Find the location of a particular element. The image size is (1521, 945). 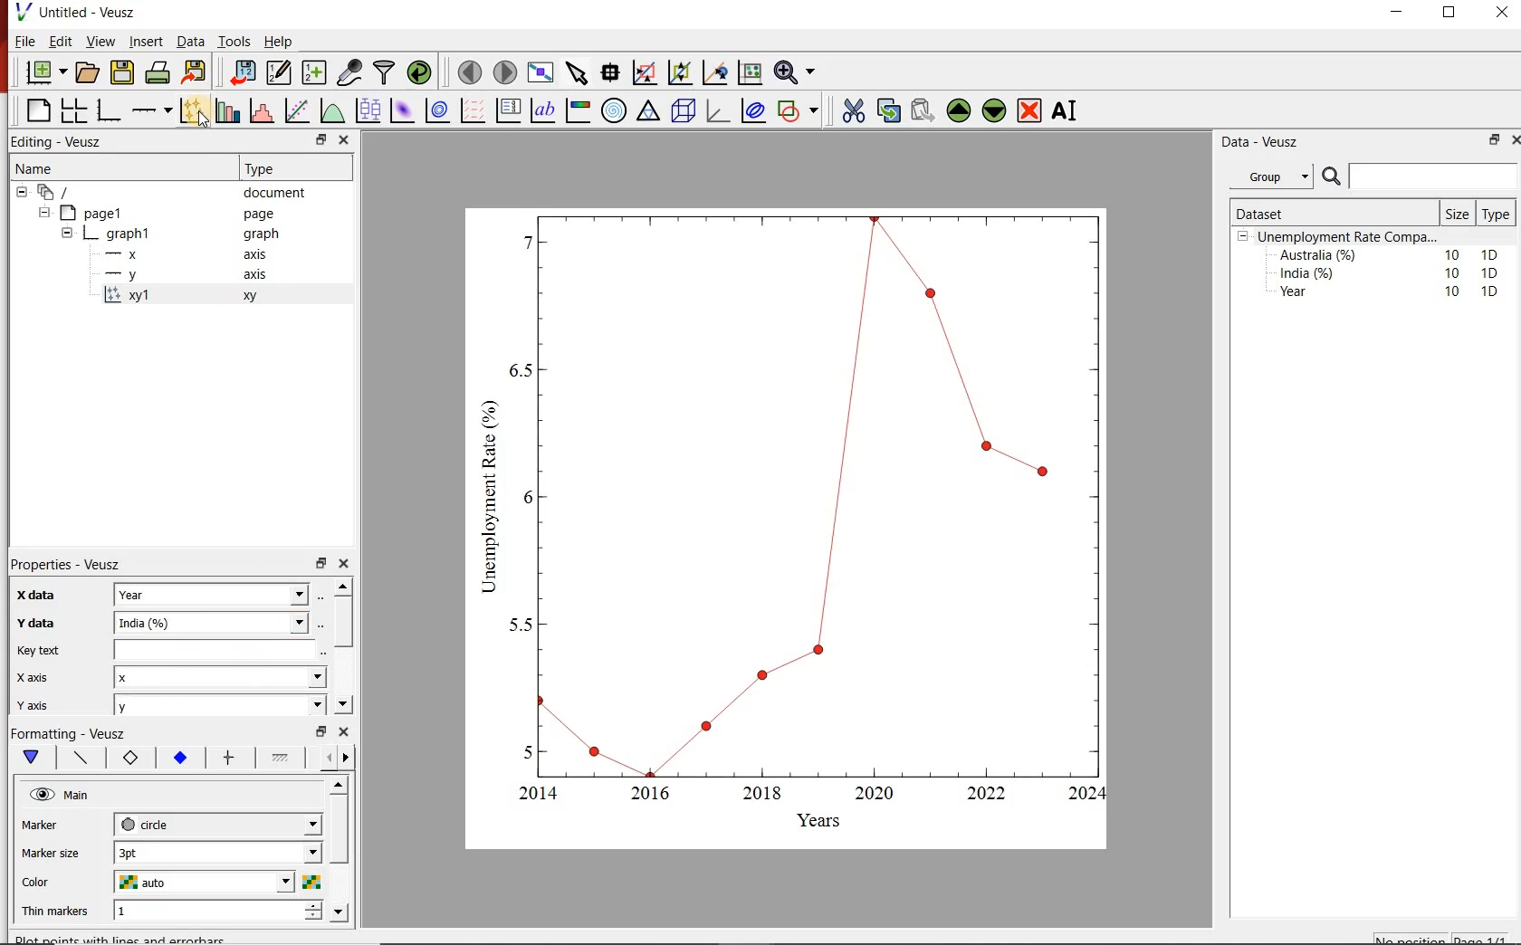

add a shapes is located at coordinates (798, 110).